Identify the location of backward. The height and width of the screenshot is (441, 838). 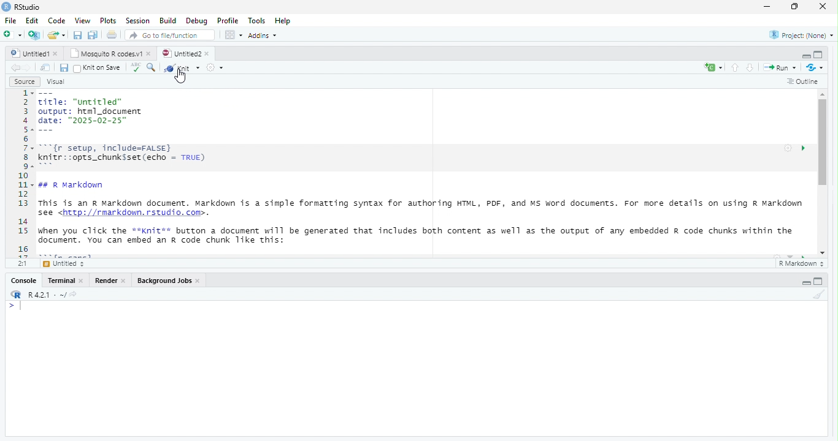
(16, 68).